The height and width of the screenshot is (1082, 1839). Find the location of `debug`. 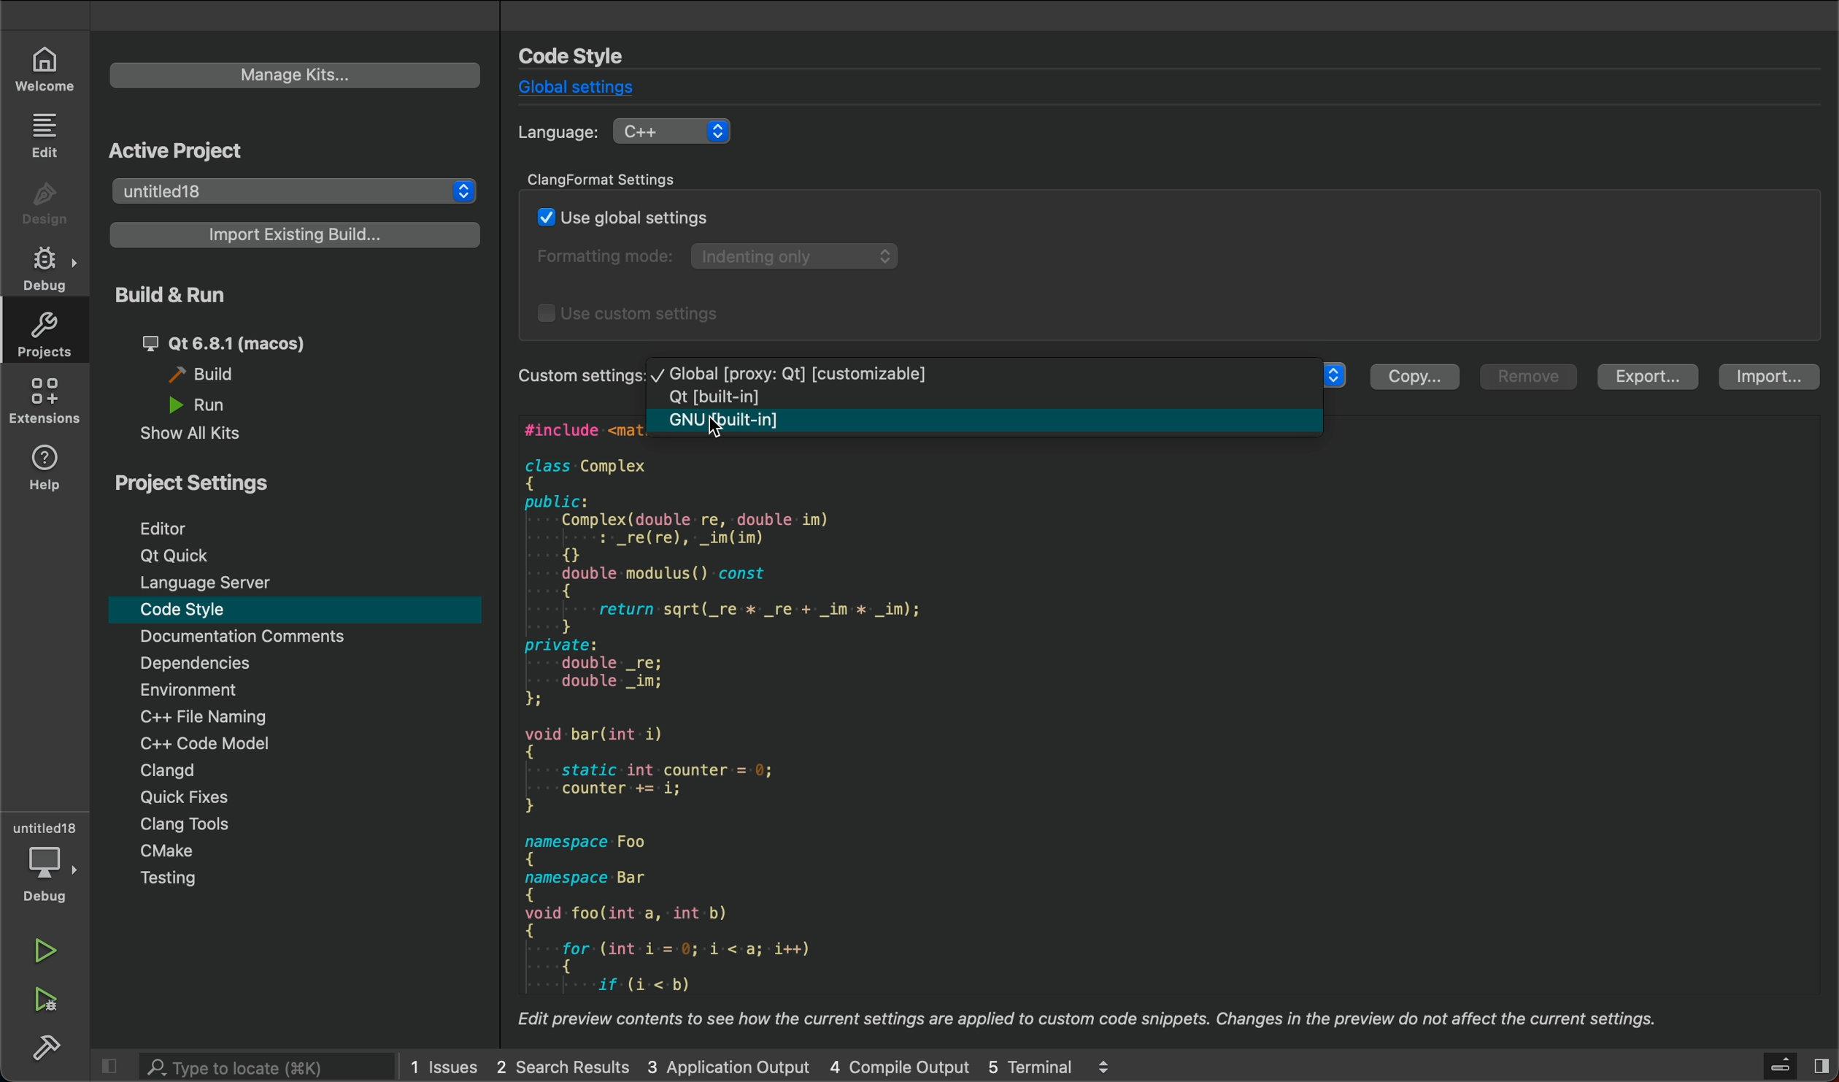

debug is located at coordinates (49, 879).